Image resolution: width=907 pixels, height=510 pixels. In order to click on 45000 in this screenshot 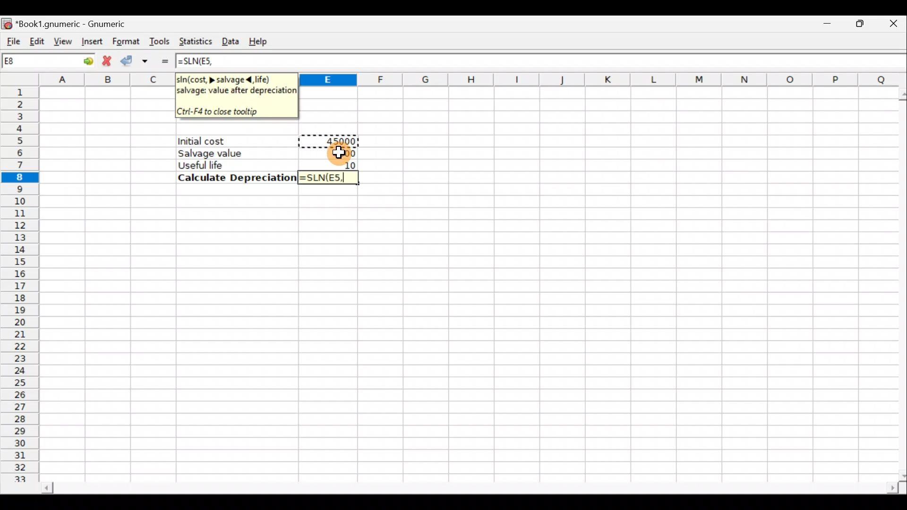, I will do `click(338, 140)`.